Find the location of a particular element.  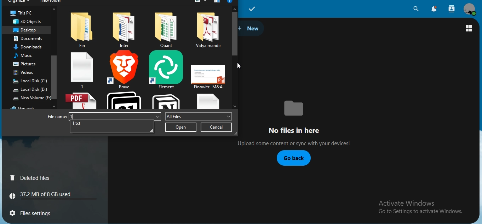

all files is located at coordinates (200, 117).